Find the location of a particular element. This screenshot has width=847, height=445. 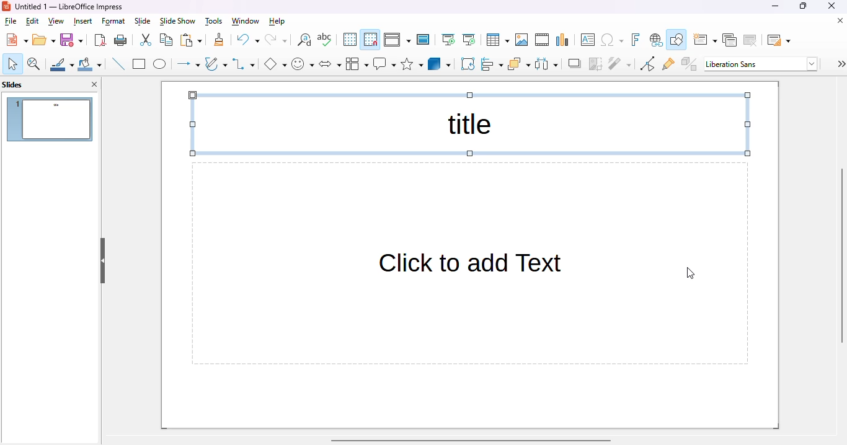

connectors is located at coordinates (244, 64).